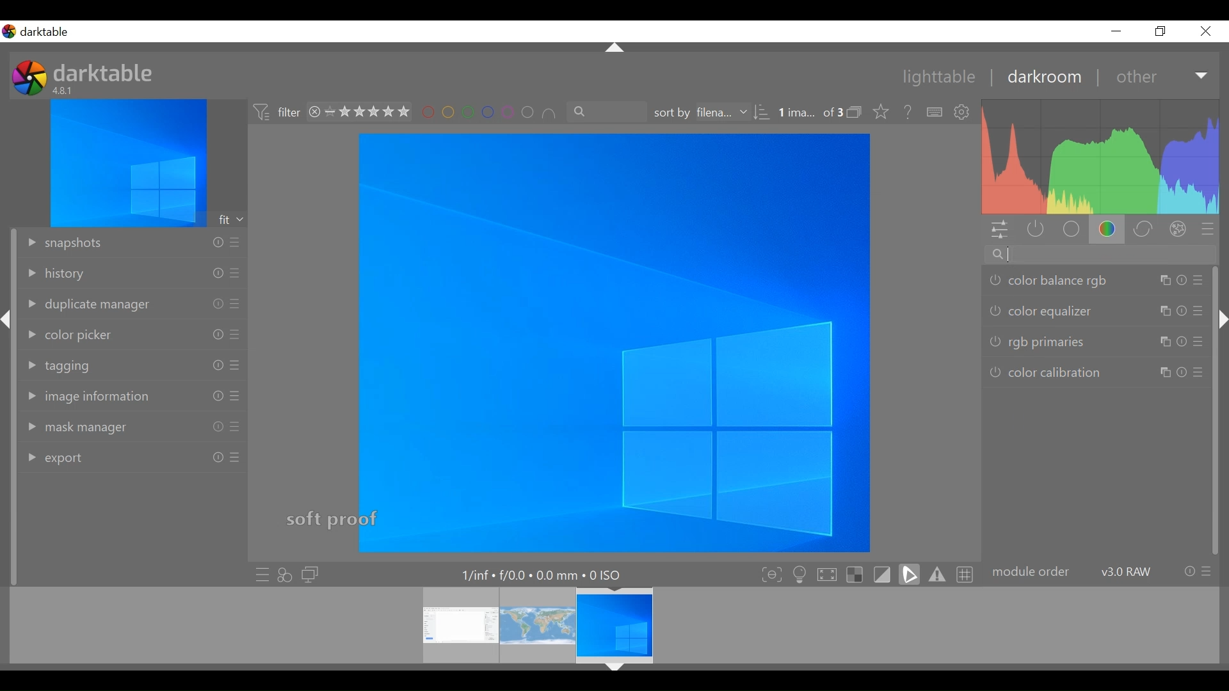 Image resolution: width=1229 pixels, height=691 pixels. Describe the element at coordinates (854, 112) in the screenshot. I see `expand/collapse grouped images` at that location.